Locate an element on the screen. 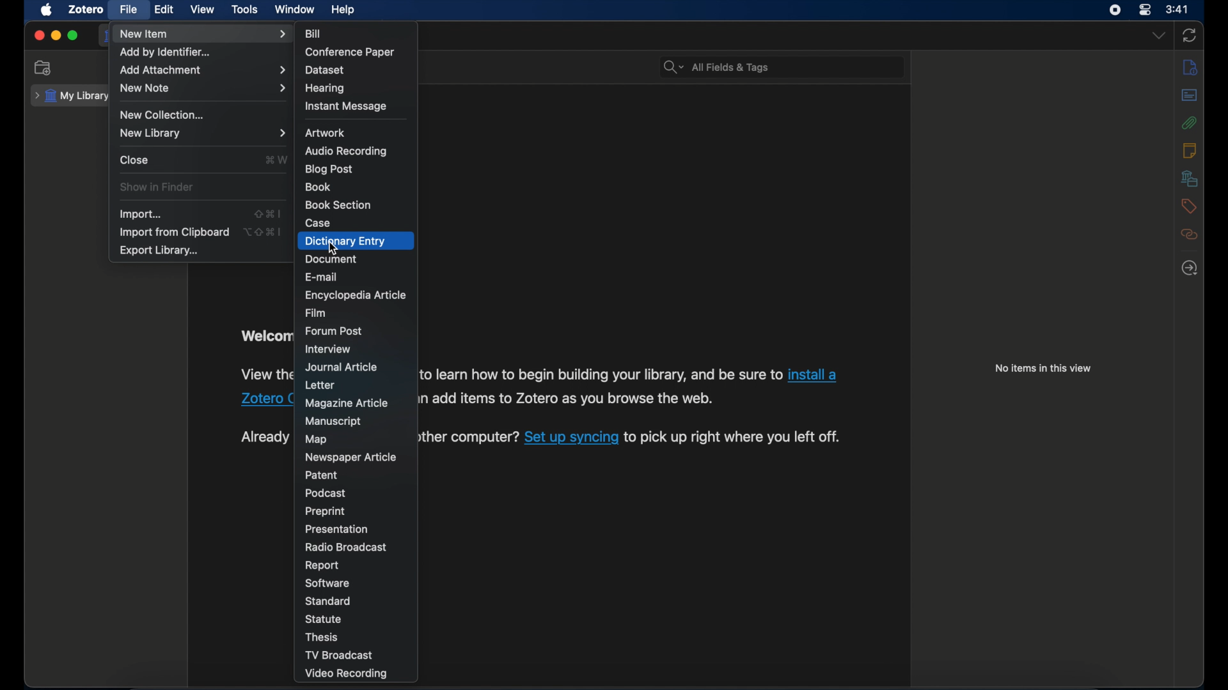  document is located at coordinates (330, 259).